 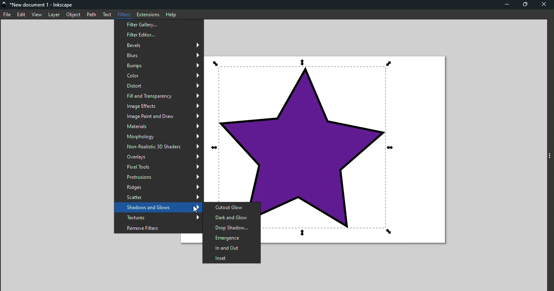 I want to click on Shadows and glows, so click(x=159, y=207).